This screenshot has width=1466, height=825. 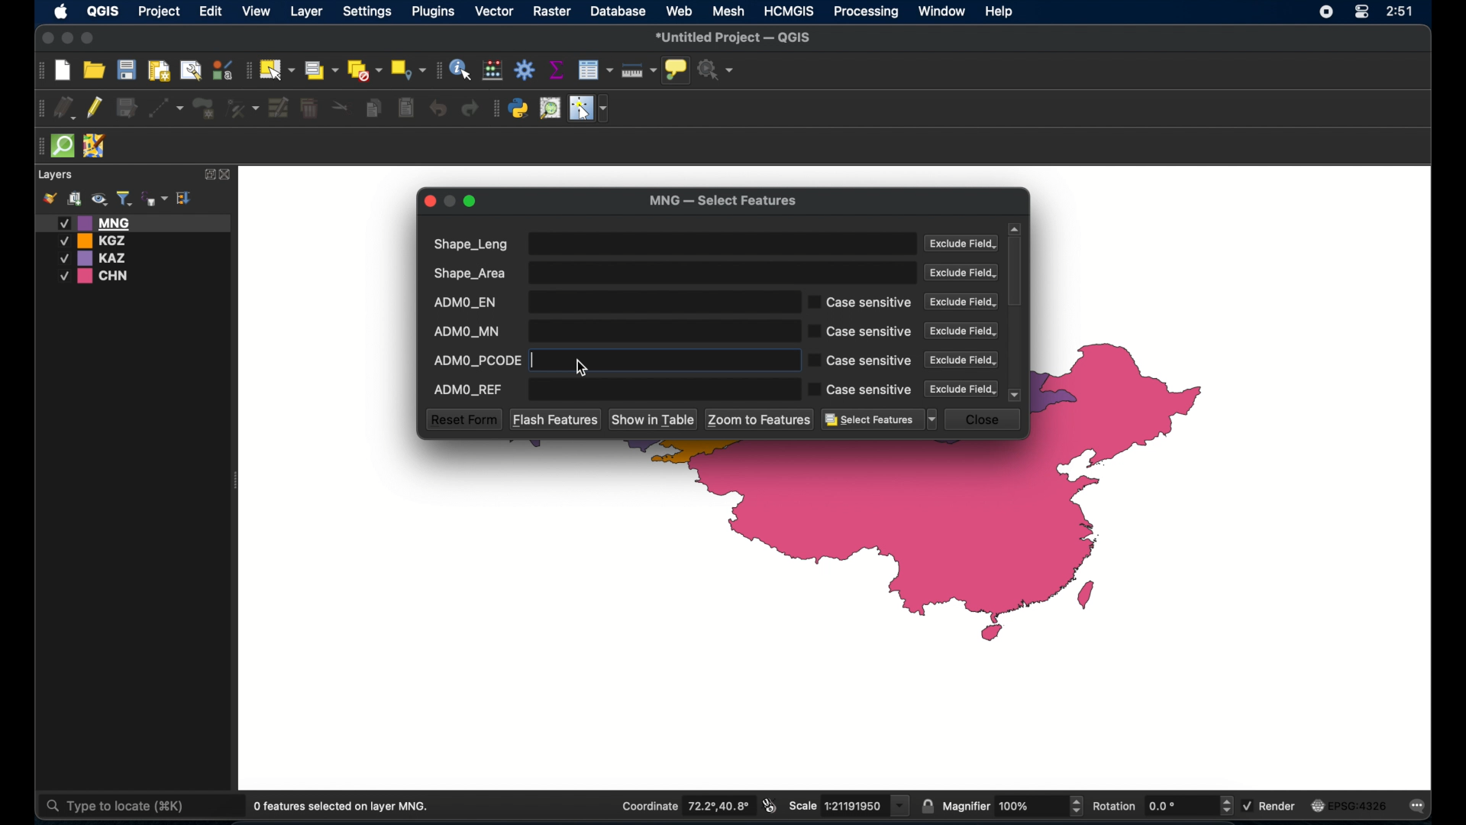 I want to click on toolbox, so click(x=525, y=70).